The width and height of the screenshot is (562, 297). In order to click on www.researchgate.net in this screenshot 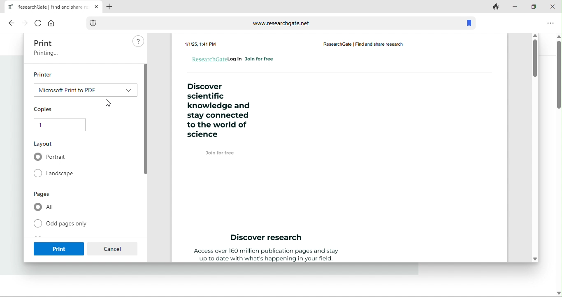, I will do `click(269, 22)`.